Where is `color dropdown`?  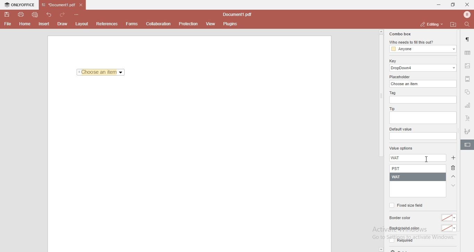 color dropdown is located at coordinates (449, 228).